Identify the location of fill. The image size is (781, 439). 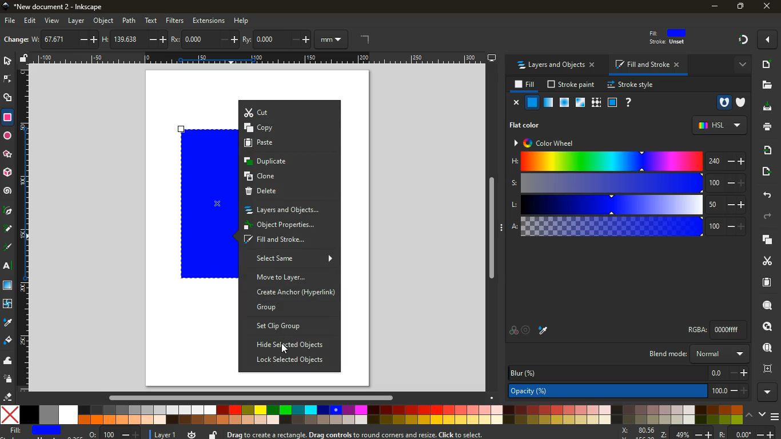
(37, 431).